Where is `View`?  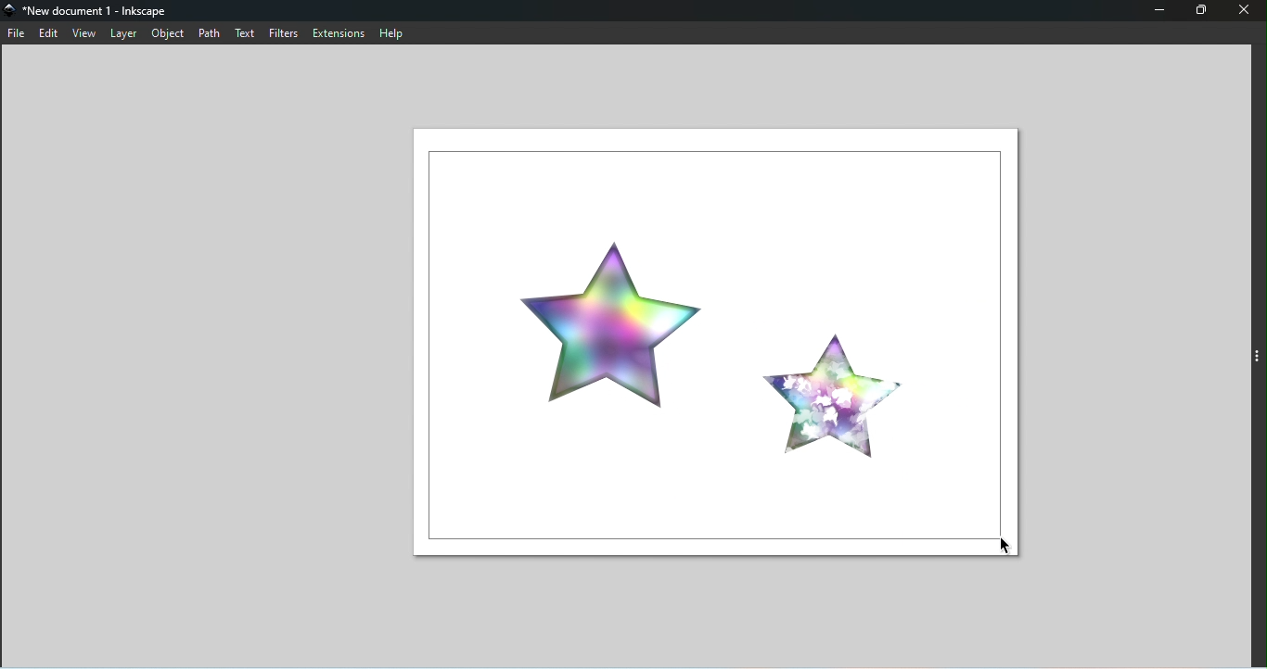 View is located at coordinates (84, 33).